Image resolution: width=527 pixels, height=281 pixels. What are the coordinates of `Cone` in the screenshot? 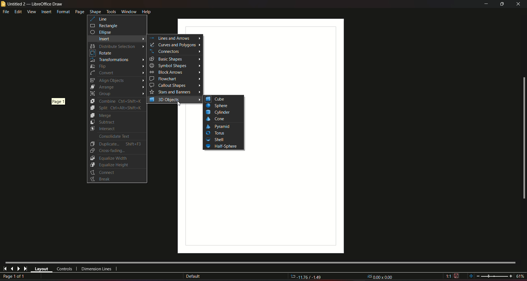 It's located at (216, 119).